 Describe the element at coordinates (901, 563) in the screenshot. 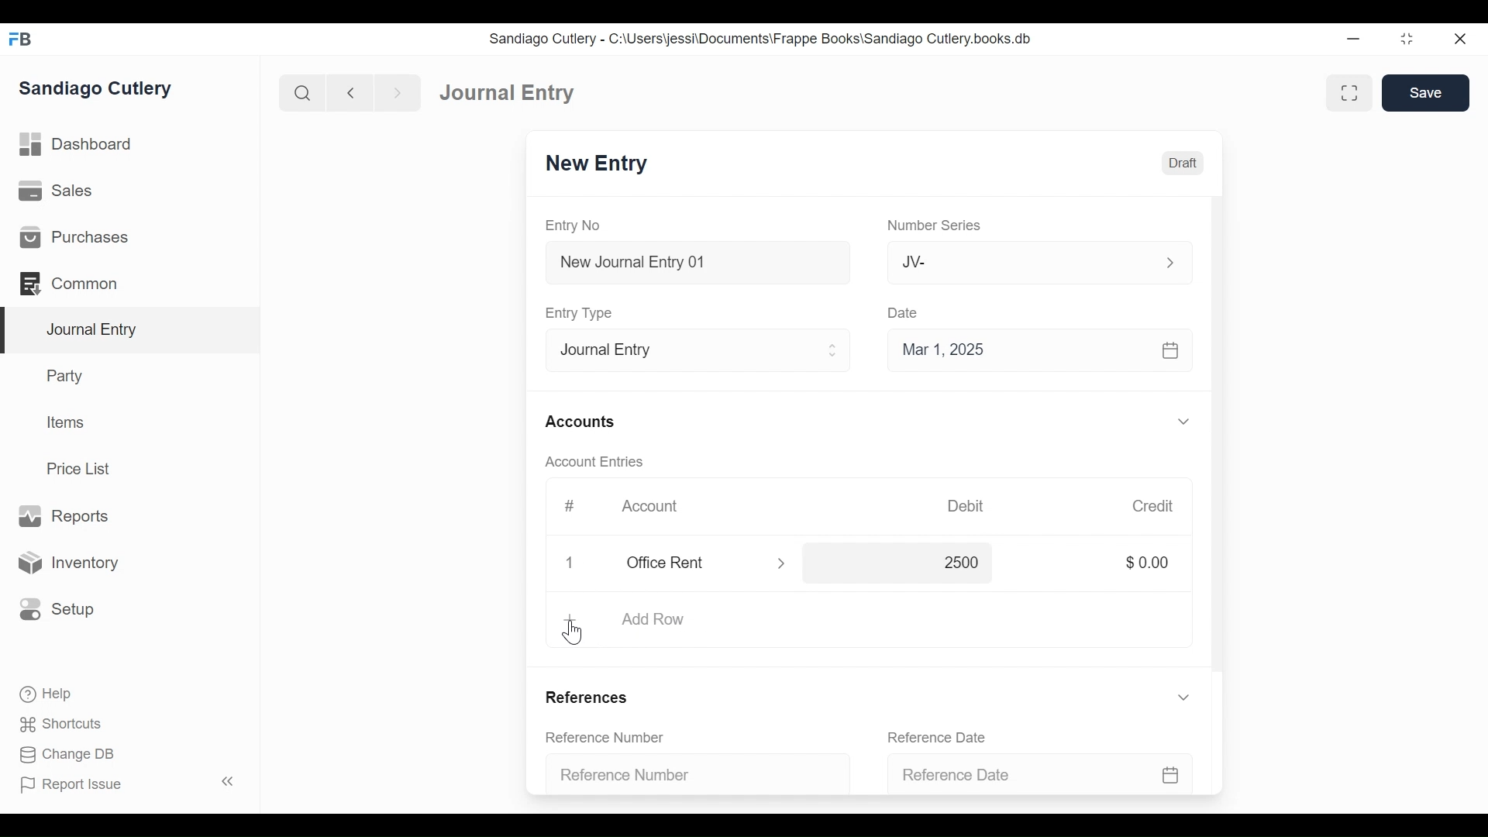

I see `2500` at that location.